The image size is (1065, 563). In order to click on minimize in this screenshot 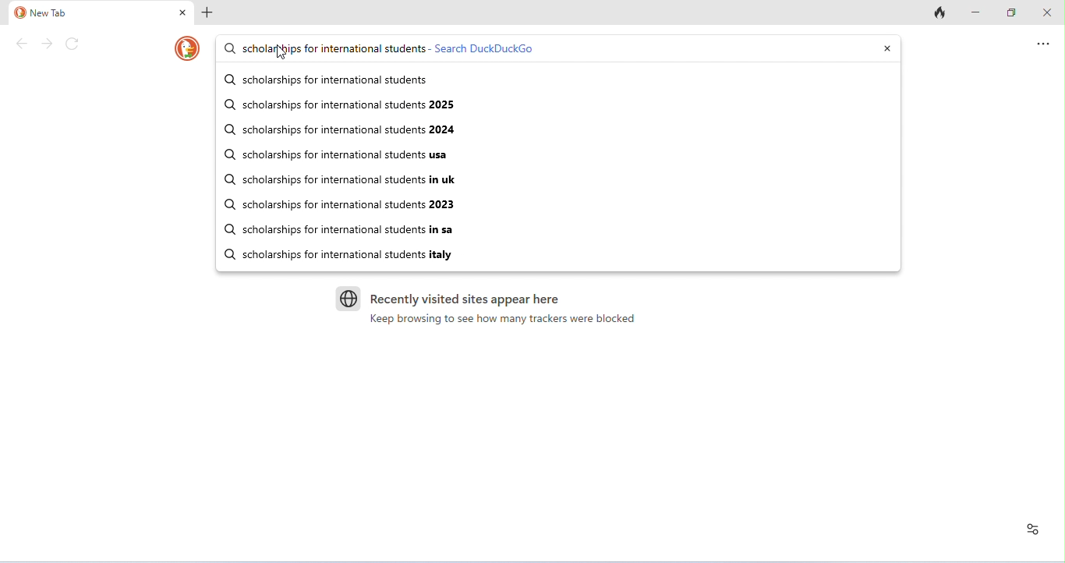, I will do `click(979, 11)`.